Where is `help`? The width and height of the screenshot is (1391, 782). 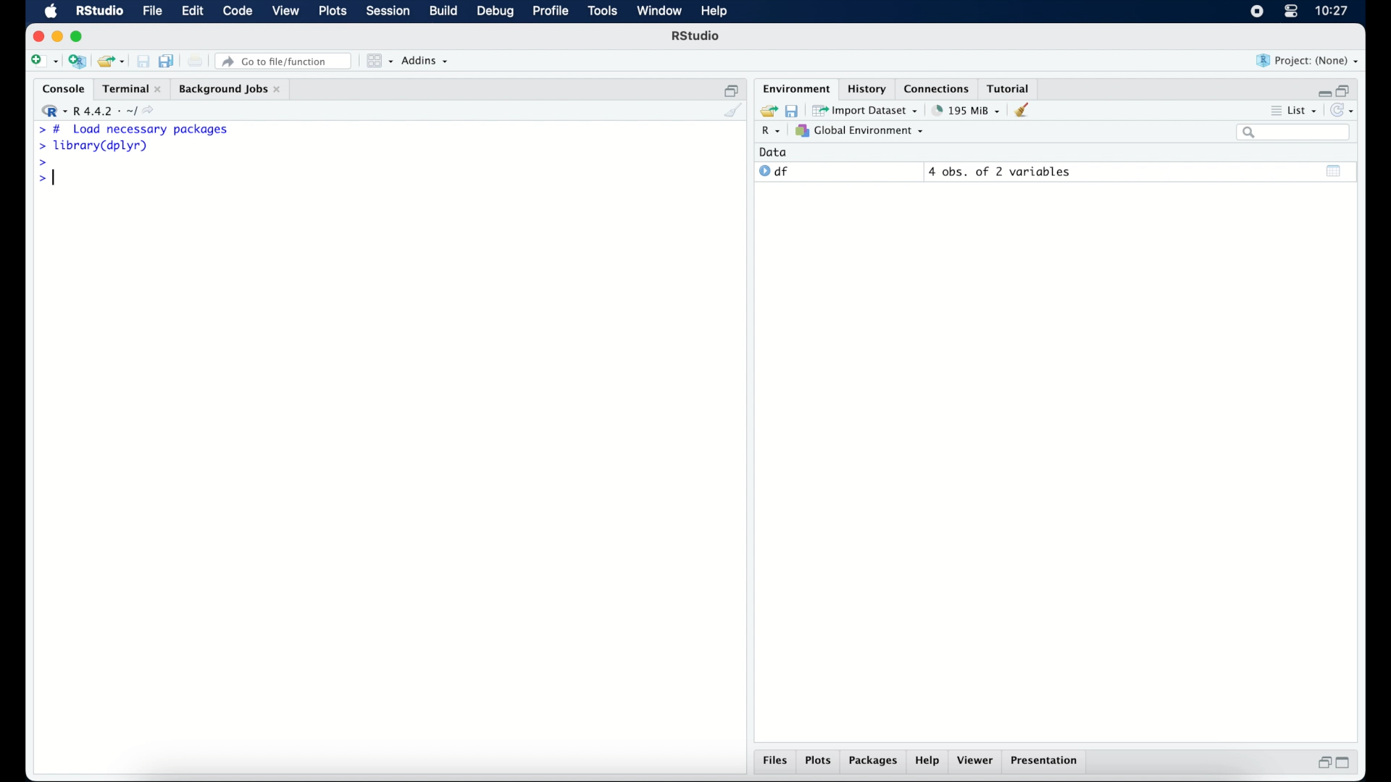 help is located at coordinates (927, 762).